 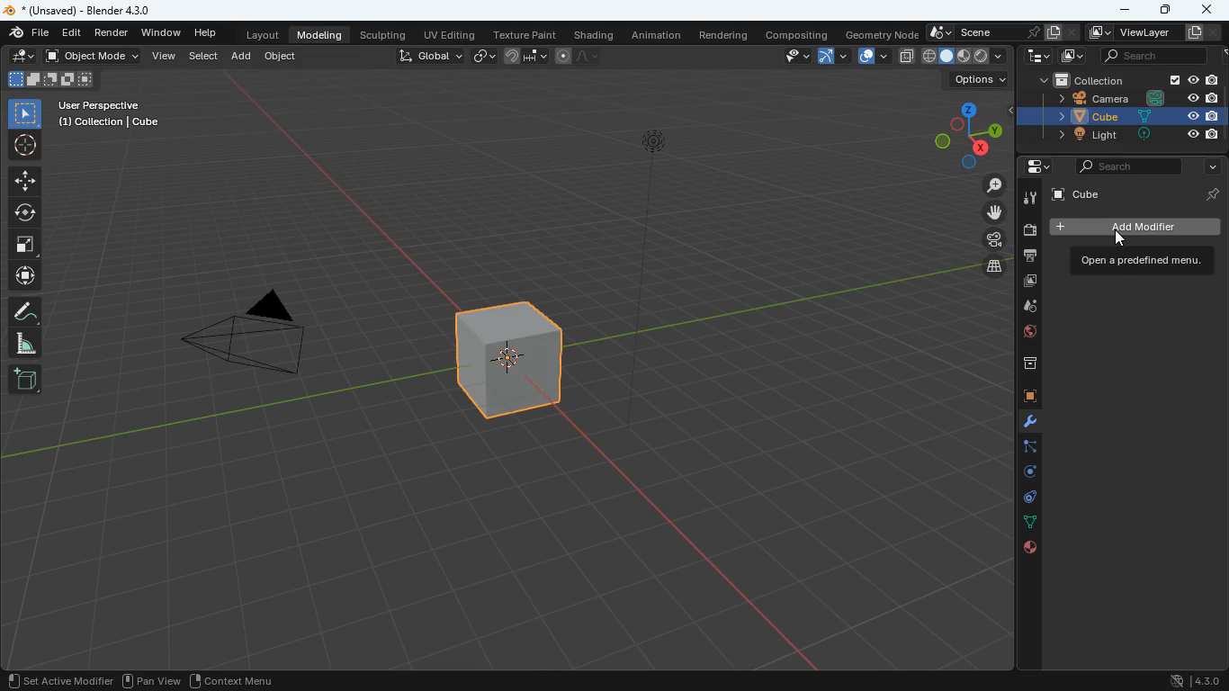 What do you see at coordinates (430, 56) in the screenshot?
I see `global` at bounding box center [430, 56].